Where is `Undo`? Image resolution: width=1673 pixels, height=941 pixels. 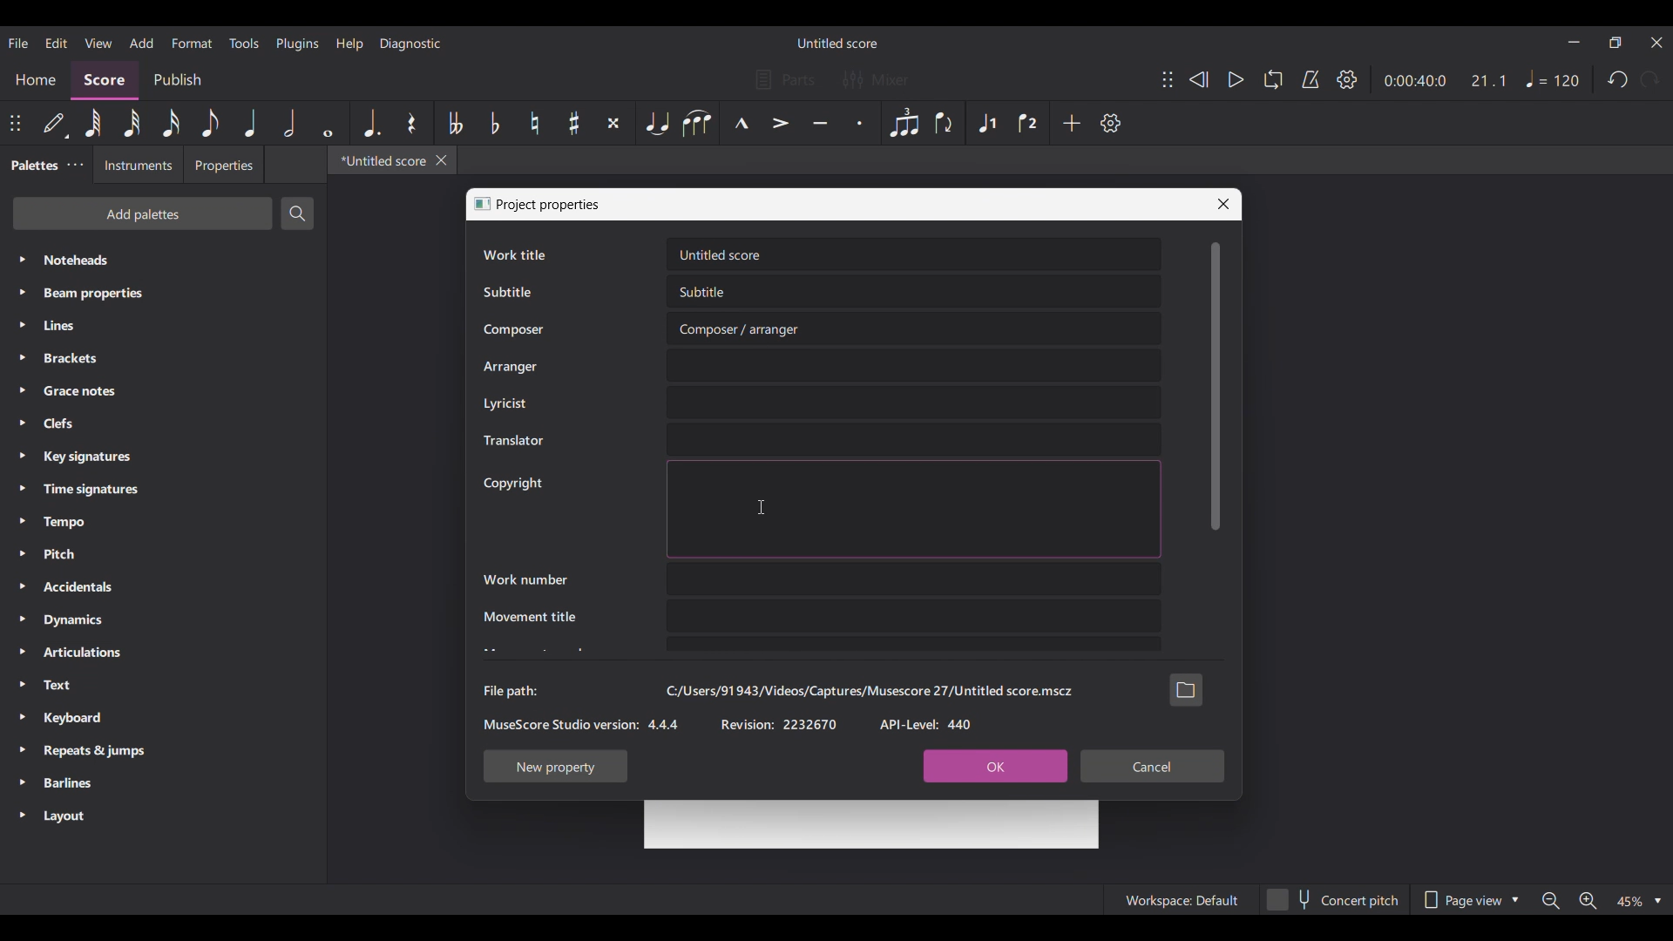 Undo is located at coordinates (1616, 79).